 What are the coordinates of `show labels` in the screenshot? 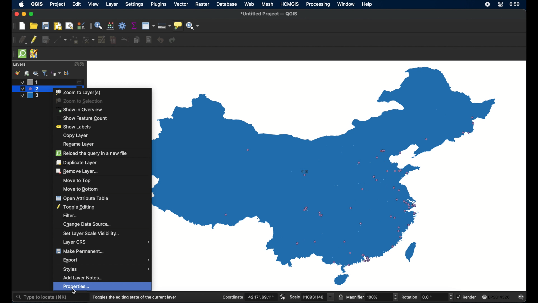 It's located at (75, 127).